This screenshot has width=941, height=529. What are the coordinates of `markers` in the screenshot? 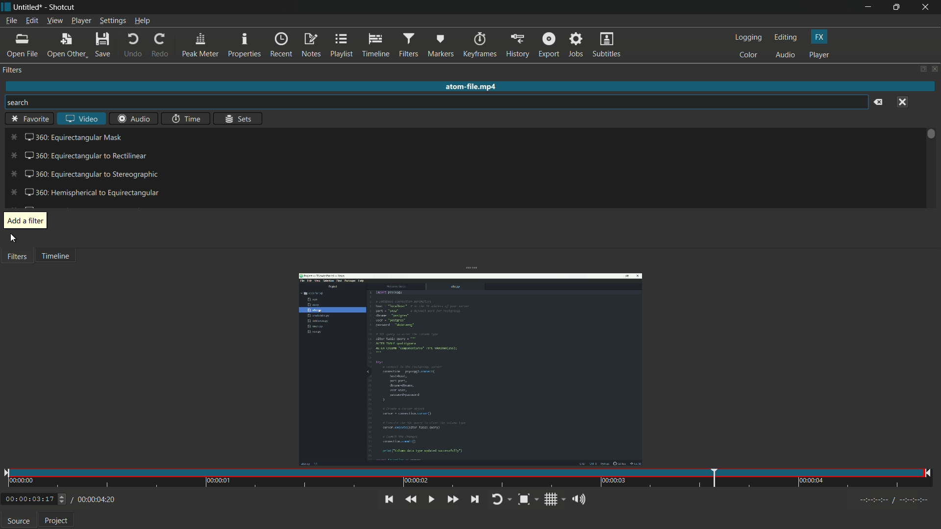 It's located at (439, 47).